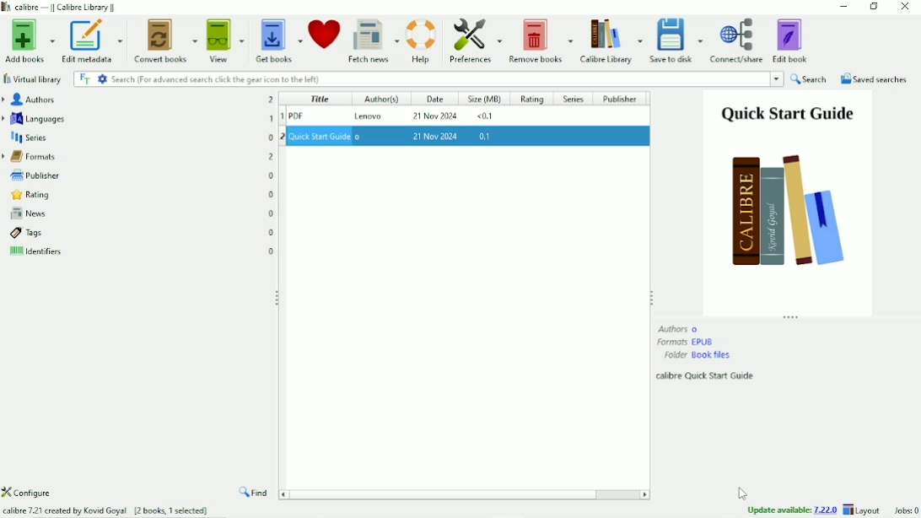 Image resolution: width=921 pixels, height=518 pixels. Describe the element at coordinates (574, 100) in the screenshot. I see `Series` at that location.